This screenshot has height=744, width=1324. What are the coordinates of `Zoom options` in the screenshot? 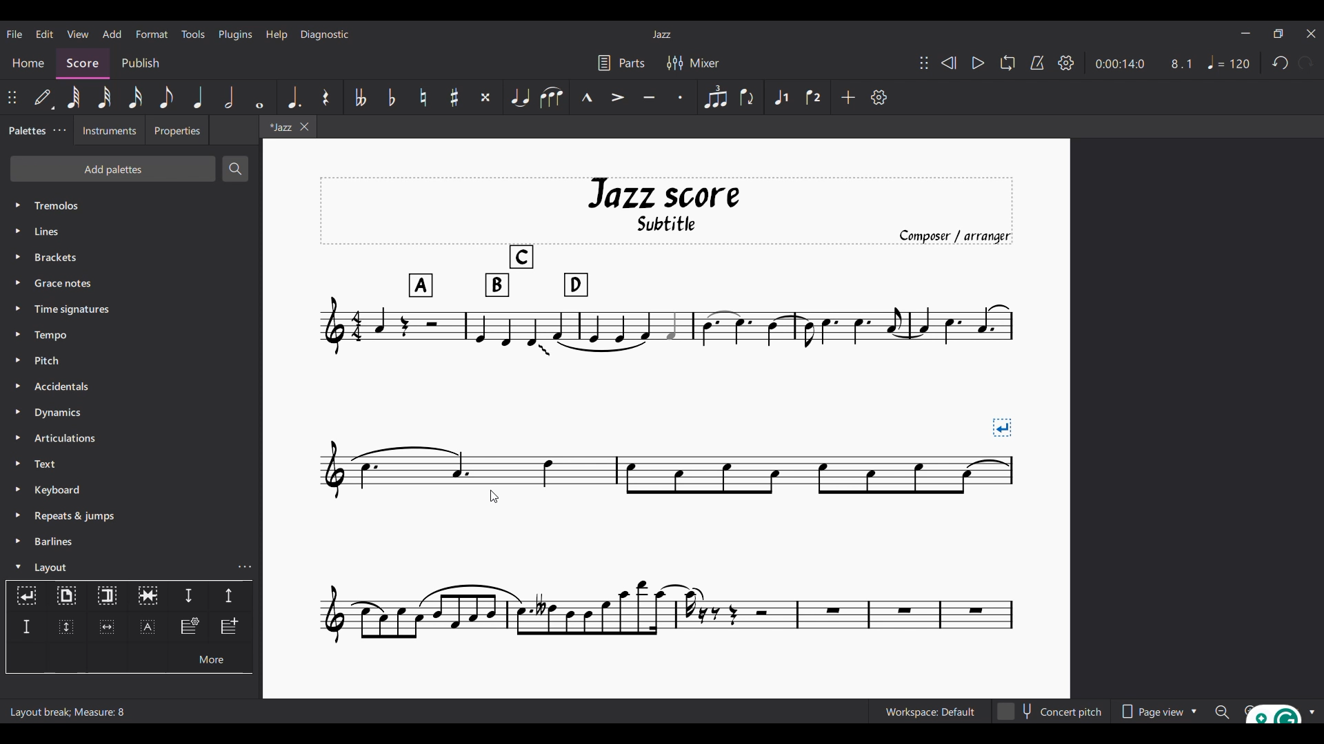 It's located at (1310, 712).